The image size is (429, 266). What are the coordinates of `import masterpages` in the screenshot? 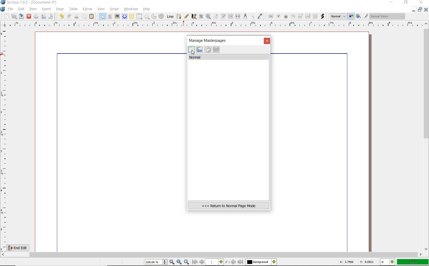 It's located at (199, 50).